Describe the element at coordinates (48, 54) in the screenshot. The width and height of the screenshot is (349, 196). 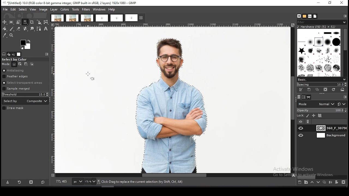
I see `configure this tab` at that location.